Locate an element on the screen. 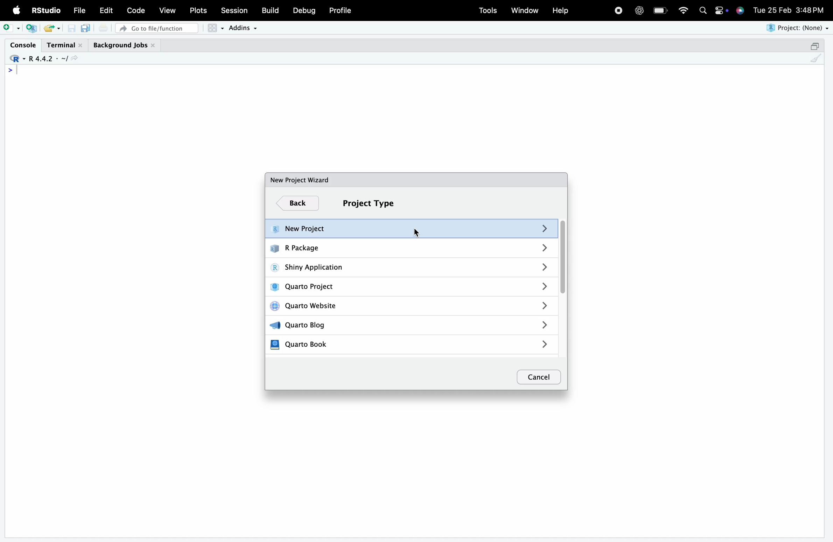 This screenshot has width=833, height=542. Addins is located at coordinates (242, 28).